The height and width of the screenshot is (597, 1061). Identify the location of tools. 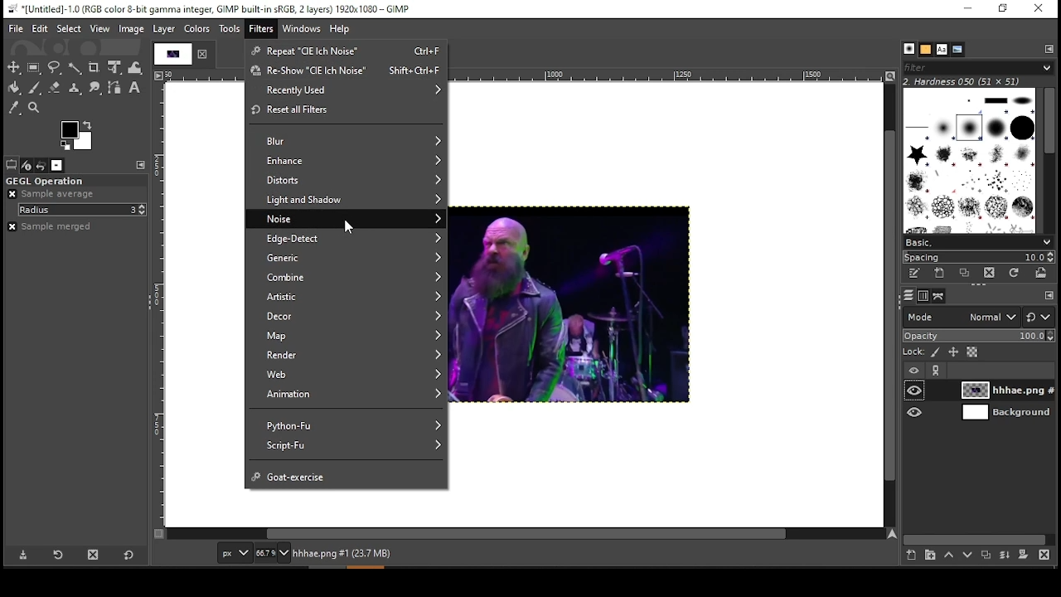
(230, 31).